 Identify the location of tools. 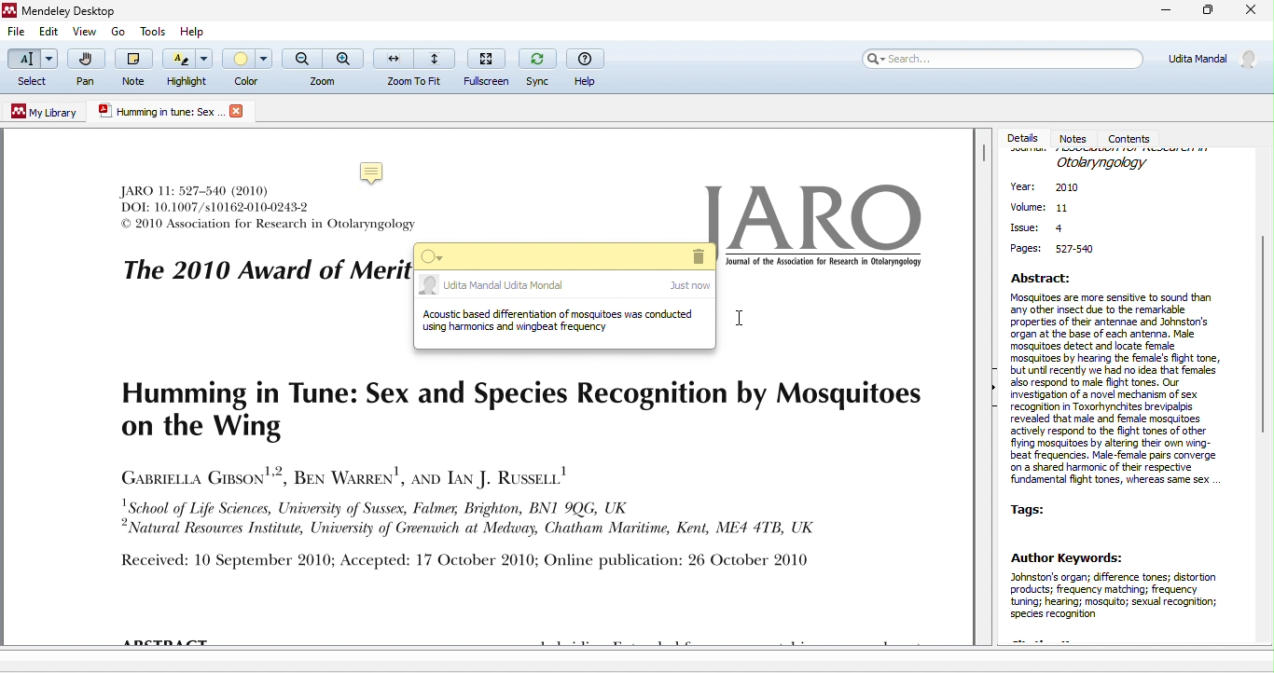
(156, 32).